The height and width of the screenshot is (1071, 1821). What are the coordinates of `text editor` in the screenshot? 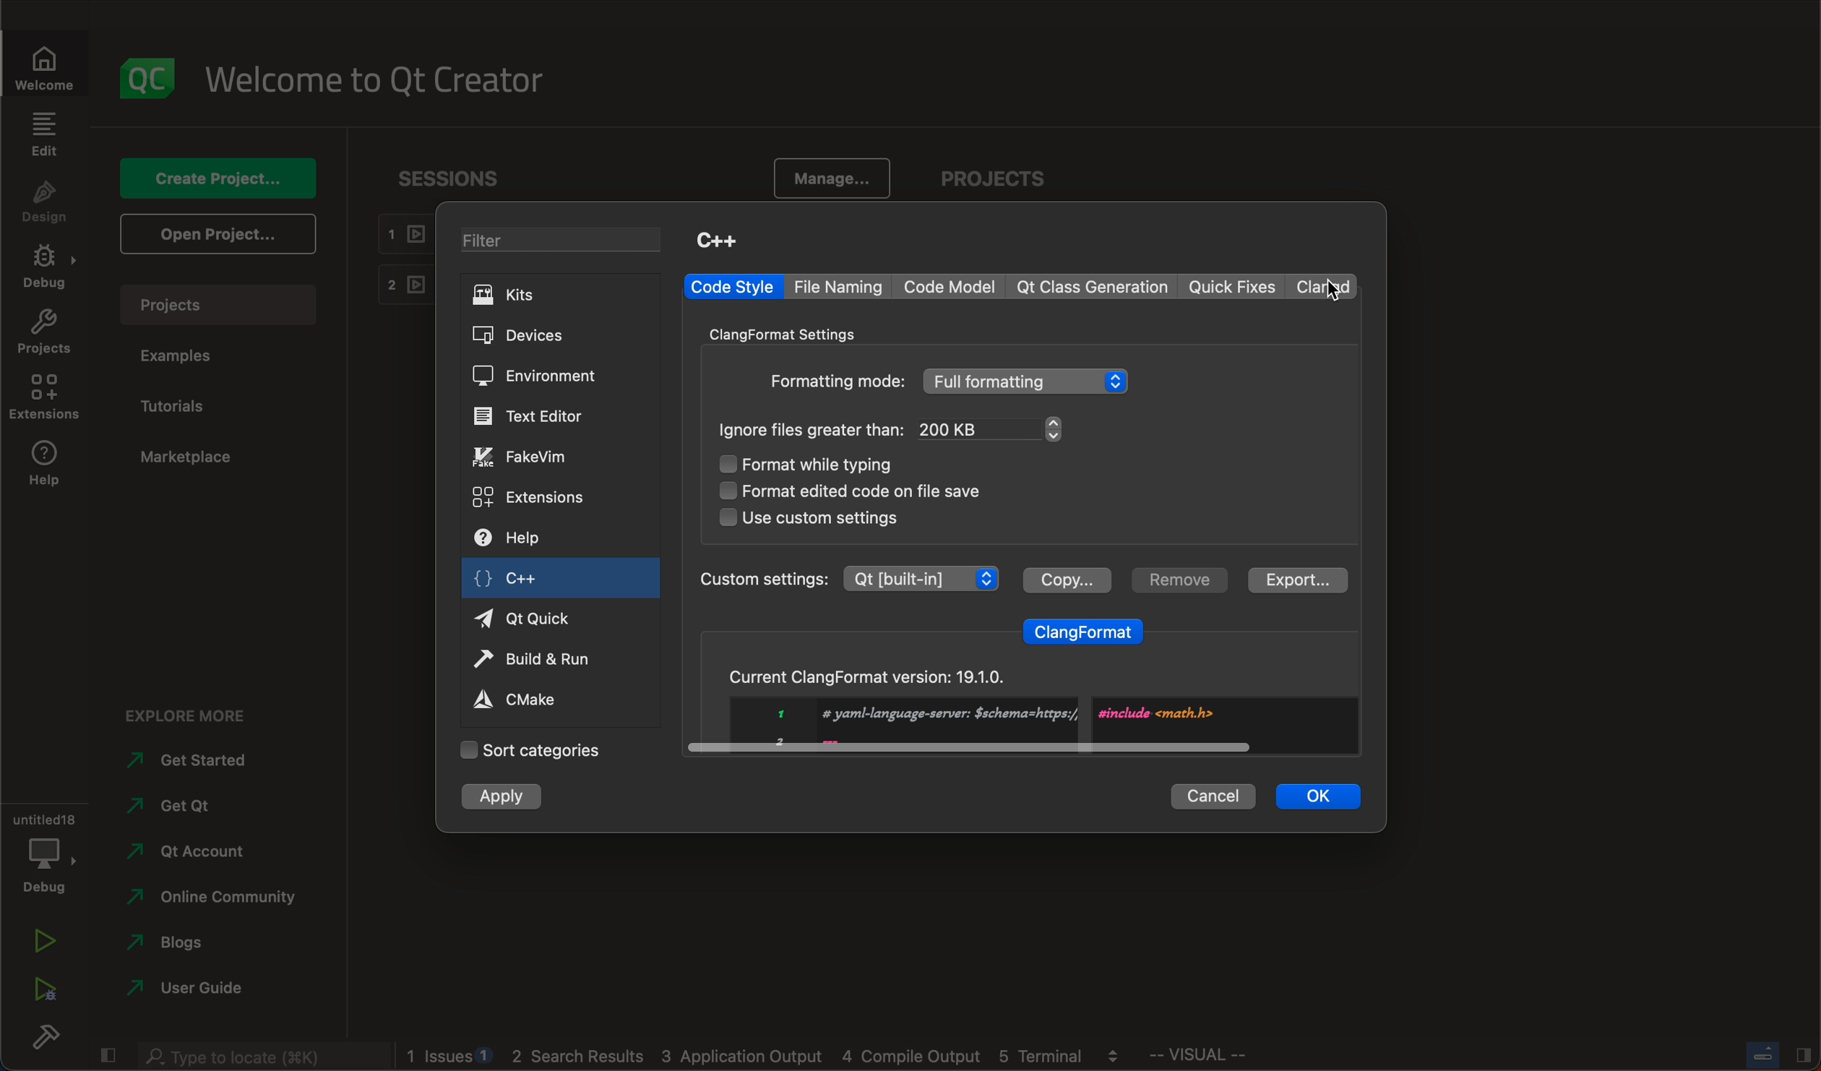 It's located at (549, 417).